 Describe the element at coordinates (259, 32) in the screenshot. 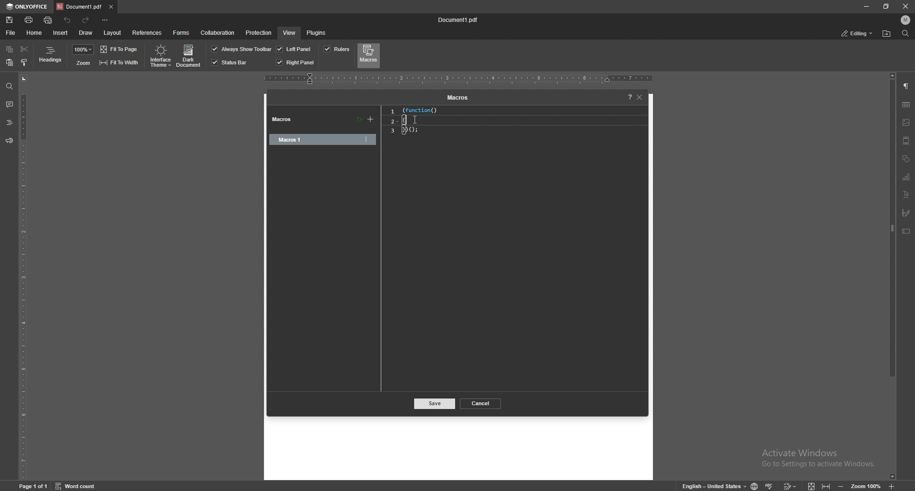

I see `protection` at that location.